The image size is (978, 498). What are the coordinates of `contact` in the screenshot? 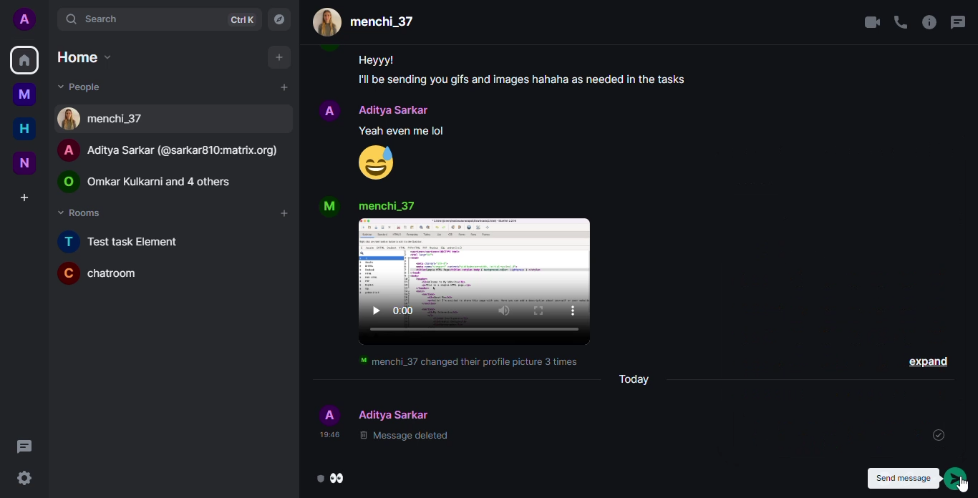 It's located at (105, 119).